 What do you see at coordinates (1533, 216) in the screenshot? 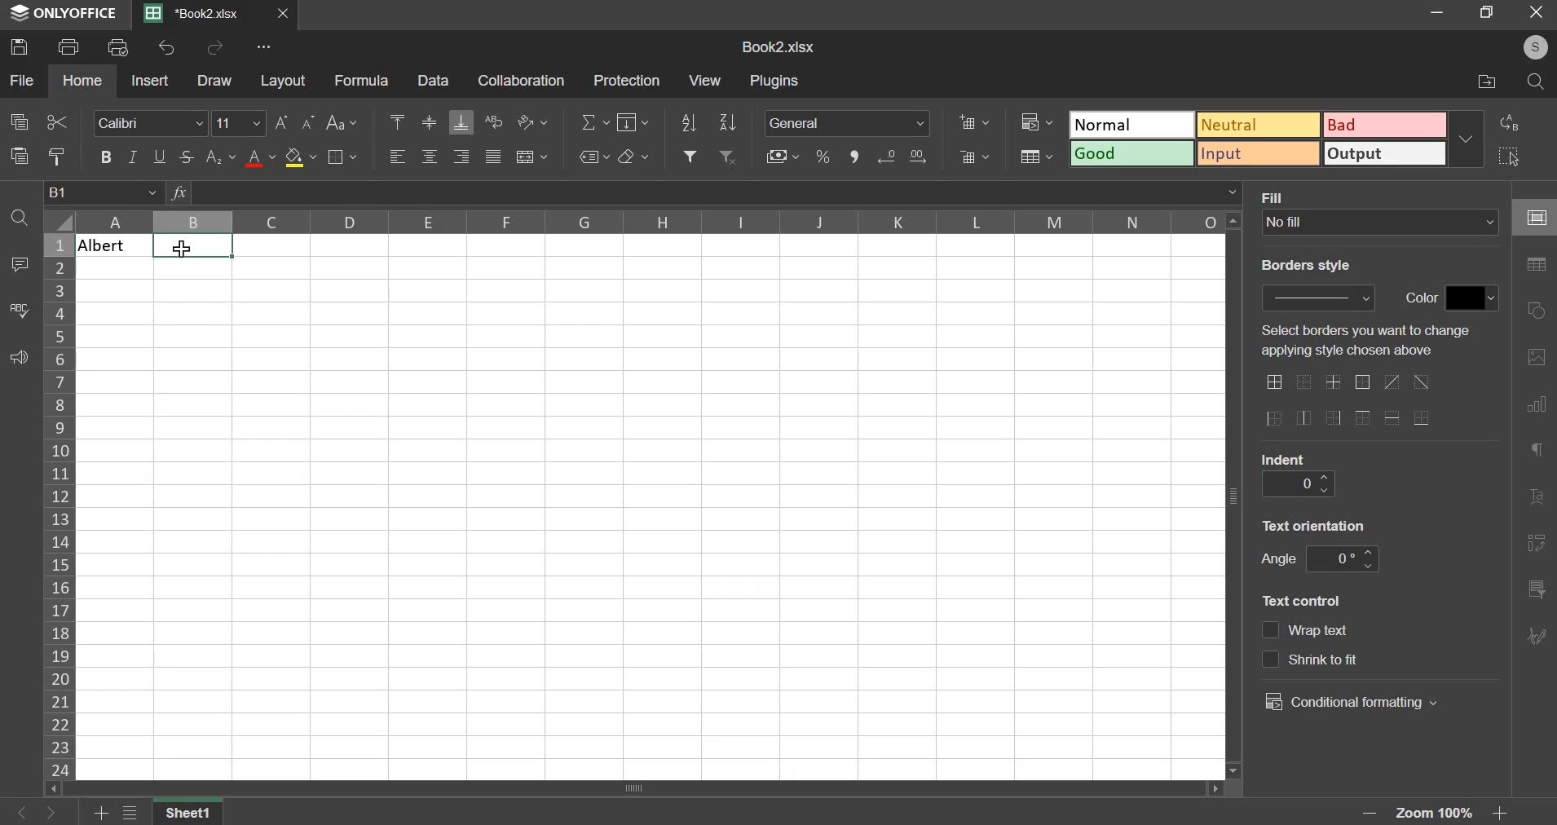
I see `cell settings` at bounding box center [1533, 216].